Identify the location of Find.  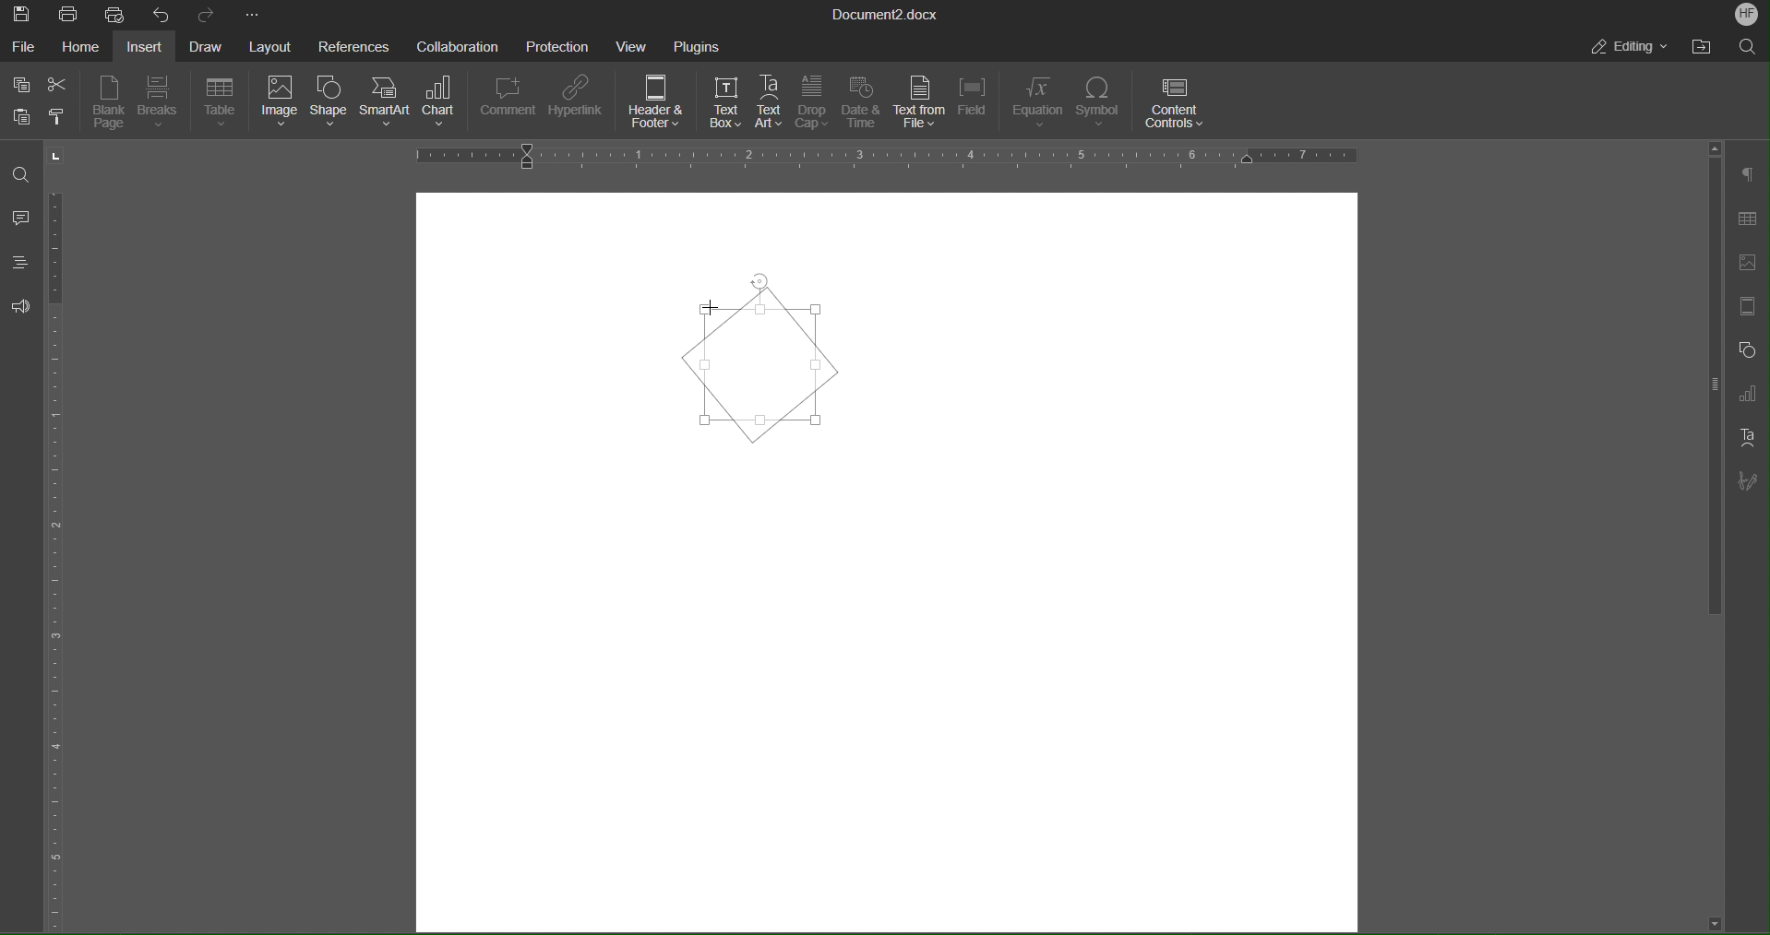
(23, 175).